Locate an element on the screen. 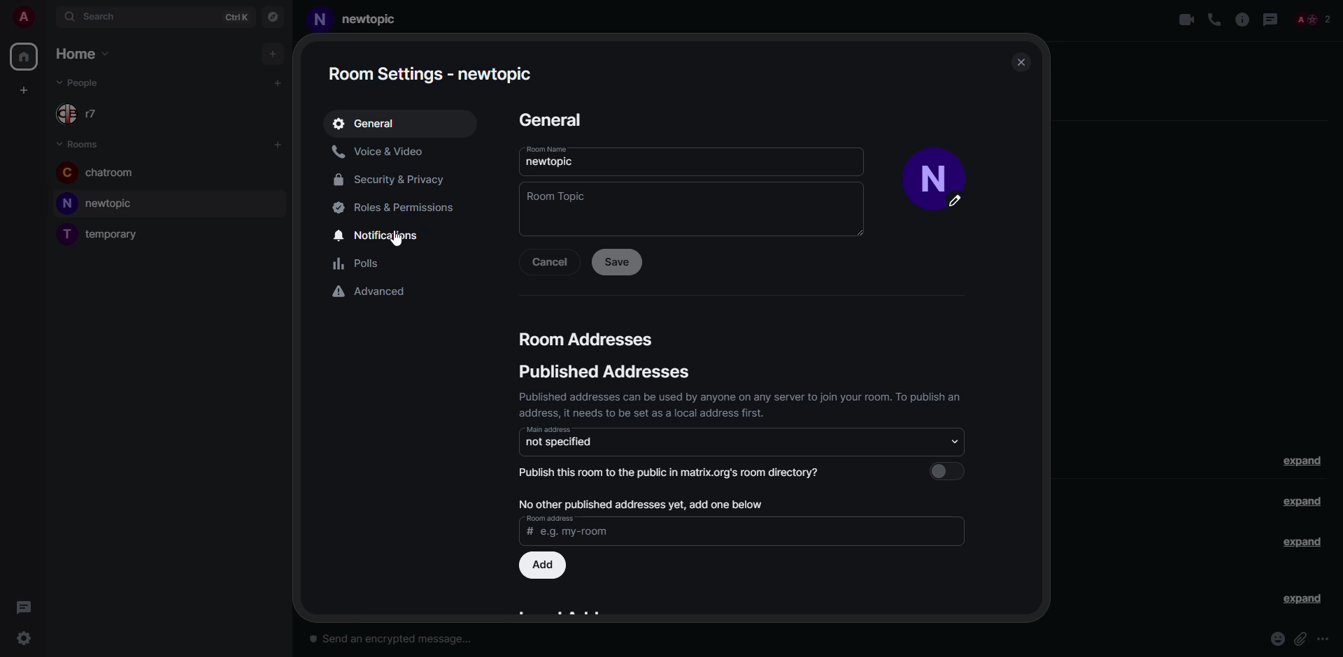 This screenshot has height=657, width=1343. more is located at coordinates (1325, 640).